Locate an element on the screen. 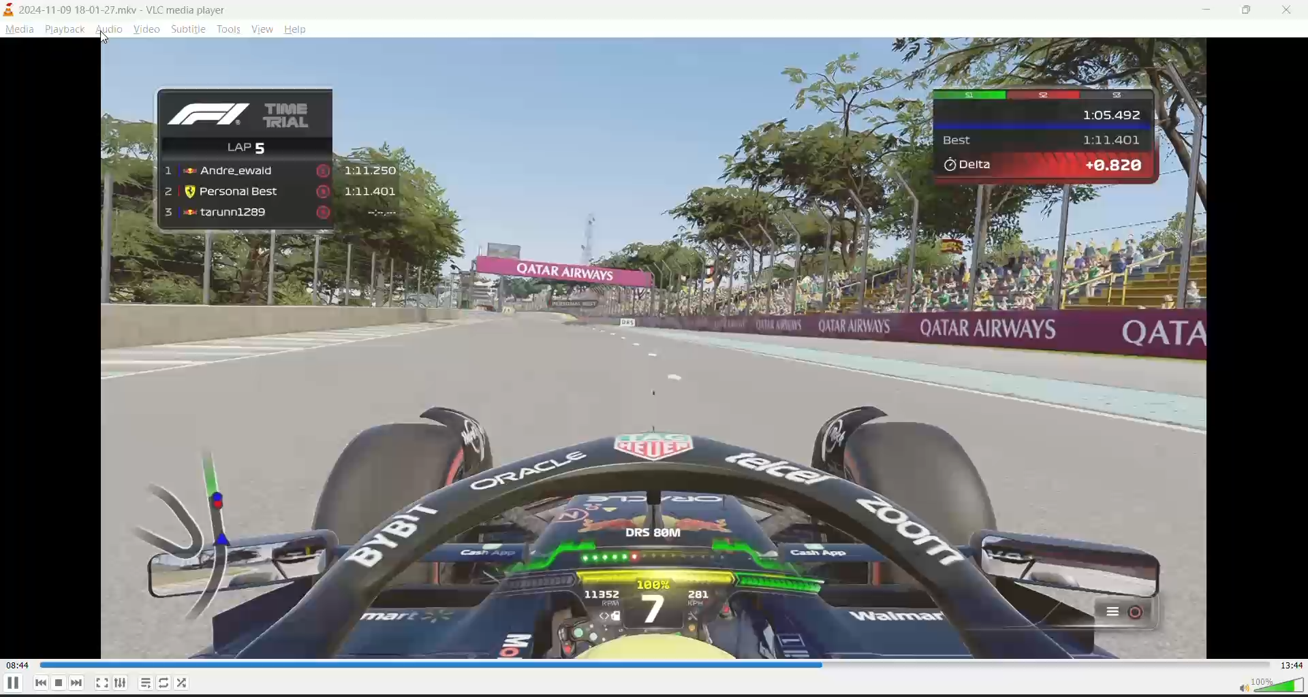 The height and width of the screenshot is (697, 1308). video is located at coordinates (145, 29).